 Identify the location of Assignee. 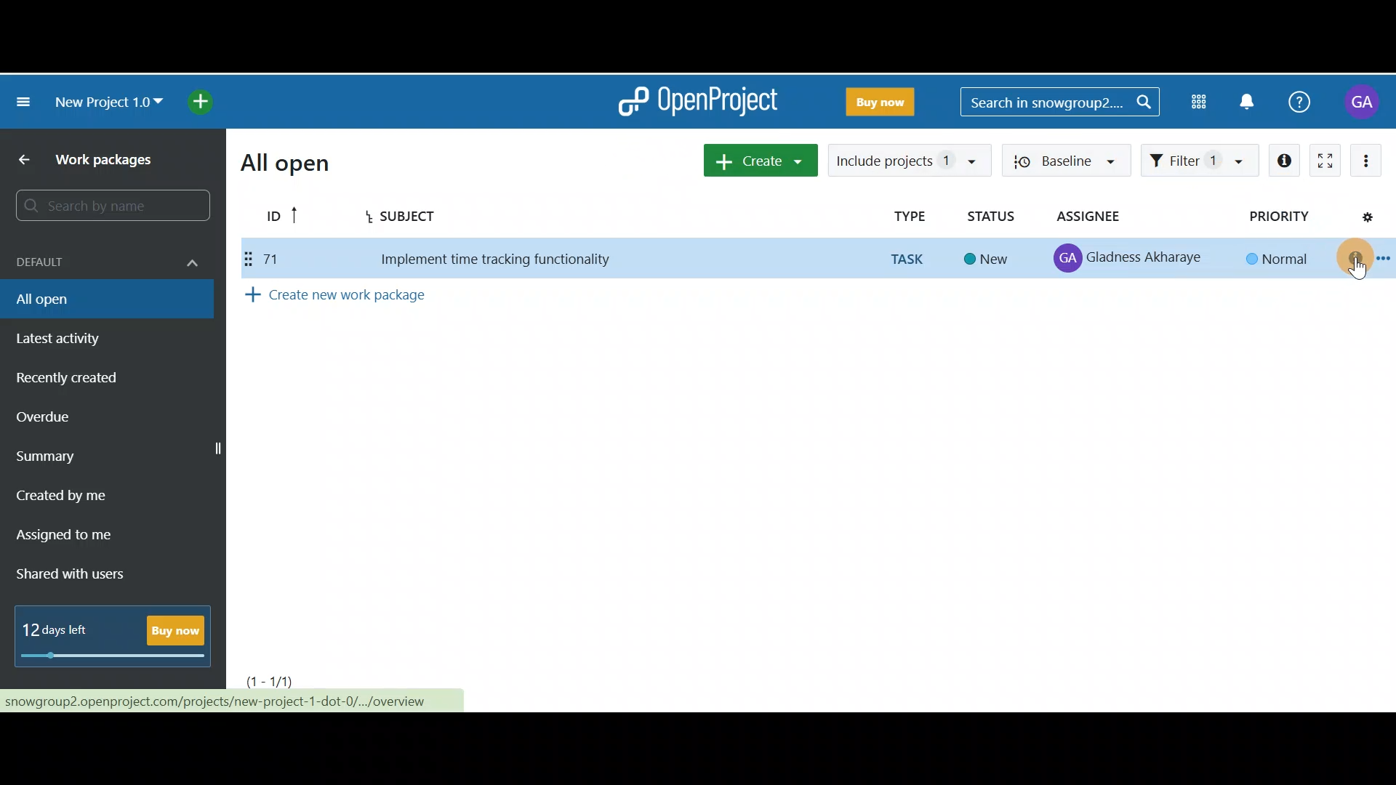
(1083, 217).